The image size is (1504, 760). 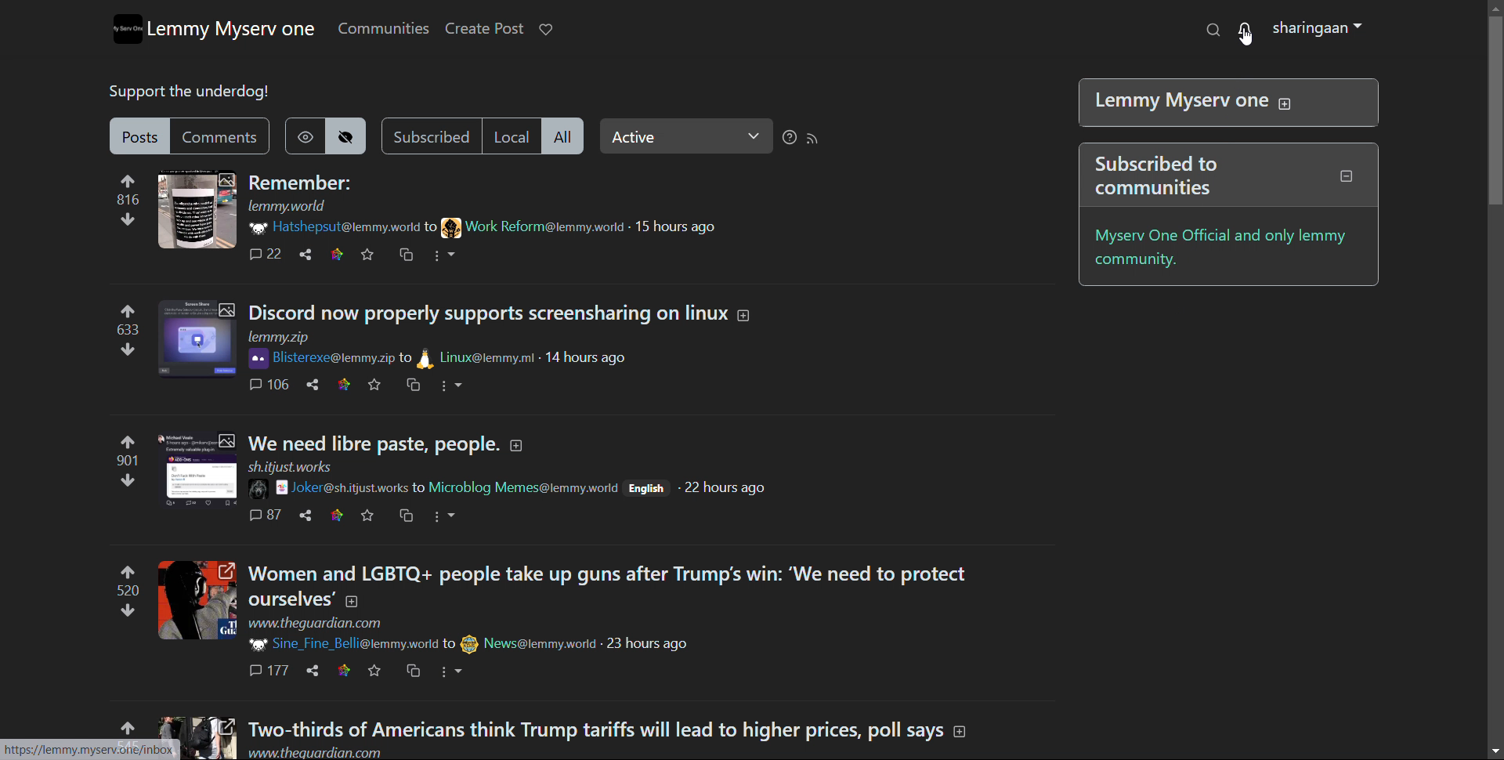 I want to click on url, so click(x=314, y=623).